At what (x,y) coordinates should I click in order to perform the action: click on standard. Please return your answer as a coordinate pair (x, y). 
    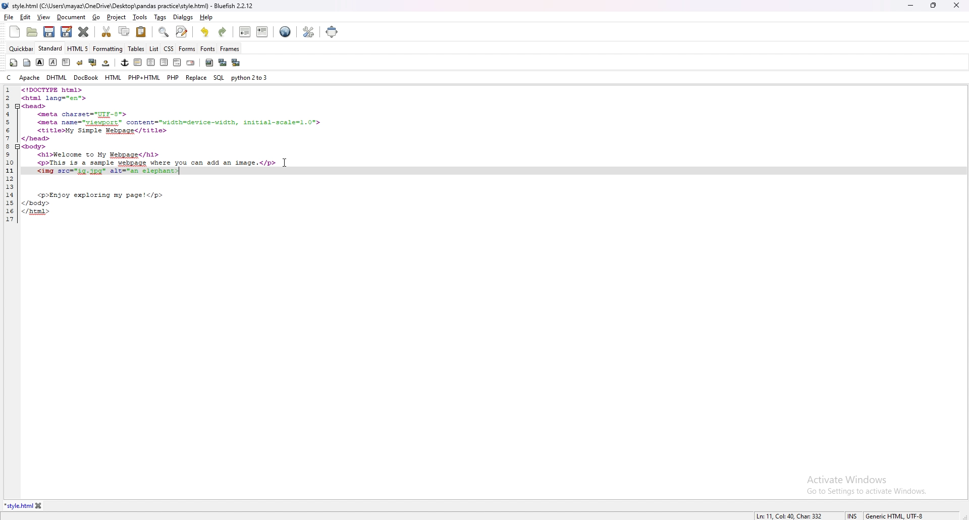
    Looking at the image, I should click on (50, 49).